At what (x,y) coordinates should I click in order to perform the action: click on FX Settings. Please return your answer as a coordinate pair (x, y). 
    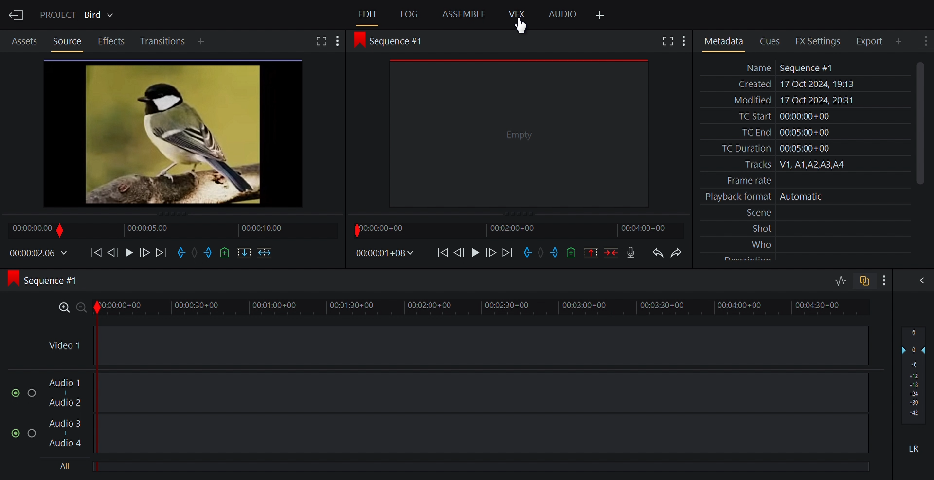
    Looking at the image, I should click on (822, 40).